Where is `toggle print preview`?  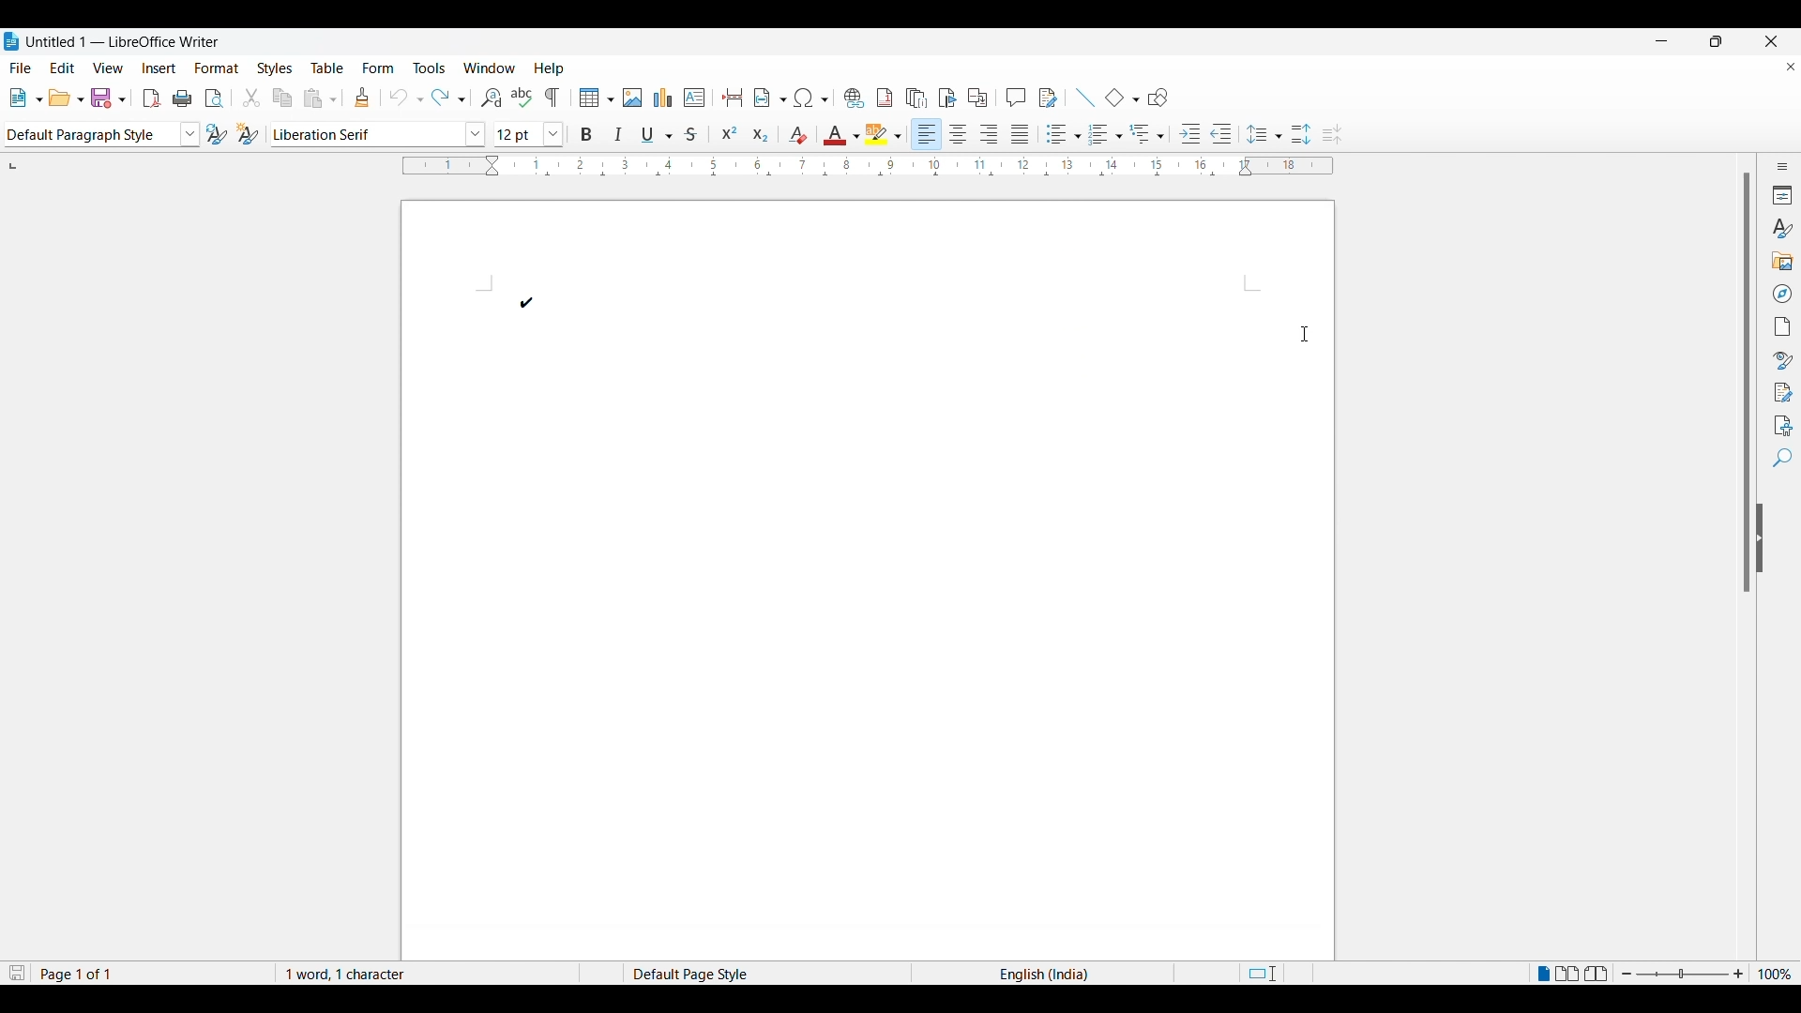 toggle print preview is located at coordinates (215, 98).